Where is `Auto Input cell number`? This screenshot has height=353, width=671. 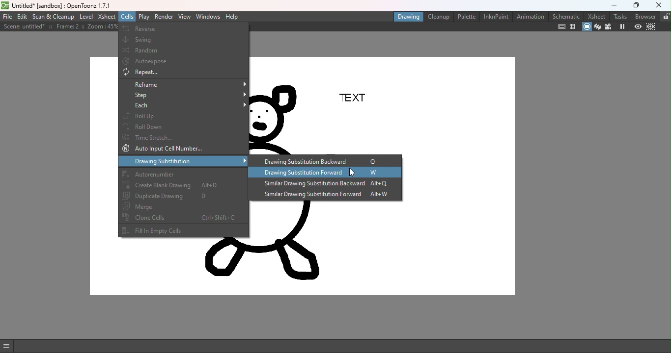
Auto Input cell number is located at coordinates (185, 150).